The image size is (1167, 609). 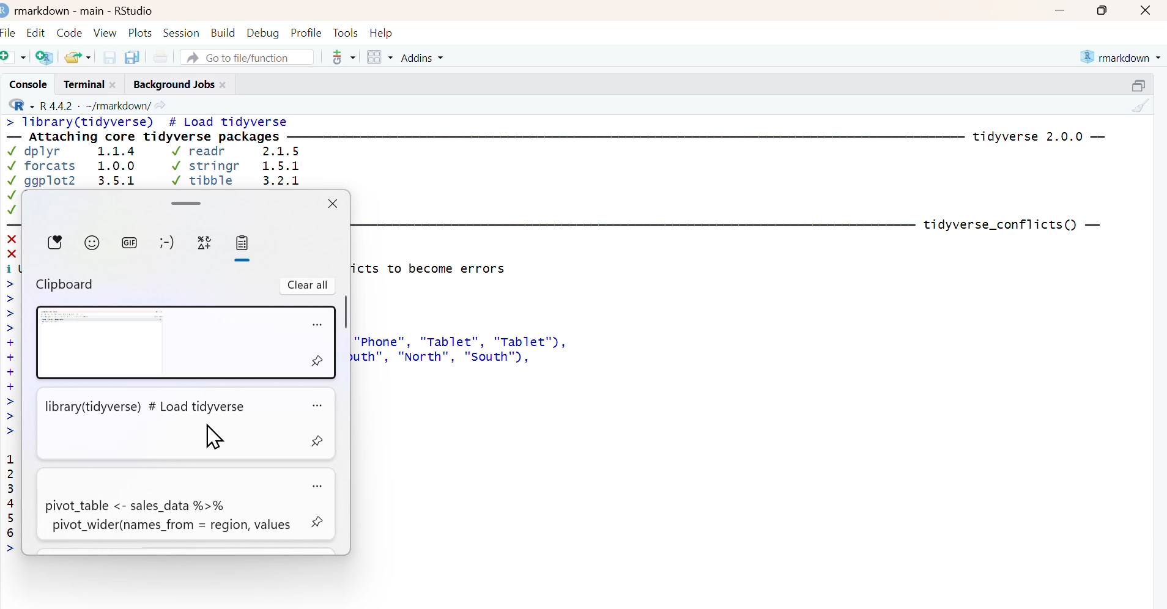 I want to click on pin, so click(x=319, y=363).